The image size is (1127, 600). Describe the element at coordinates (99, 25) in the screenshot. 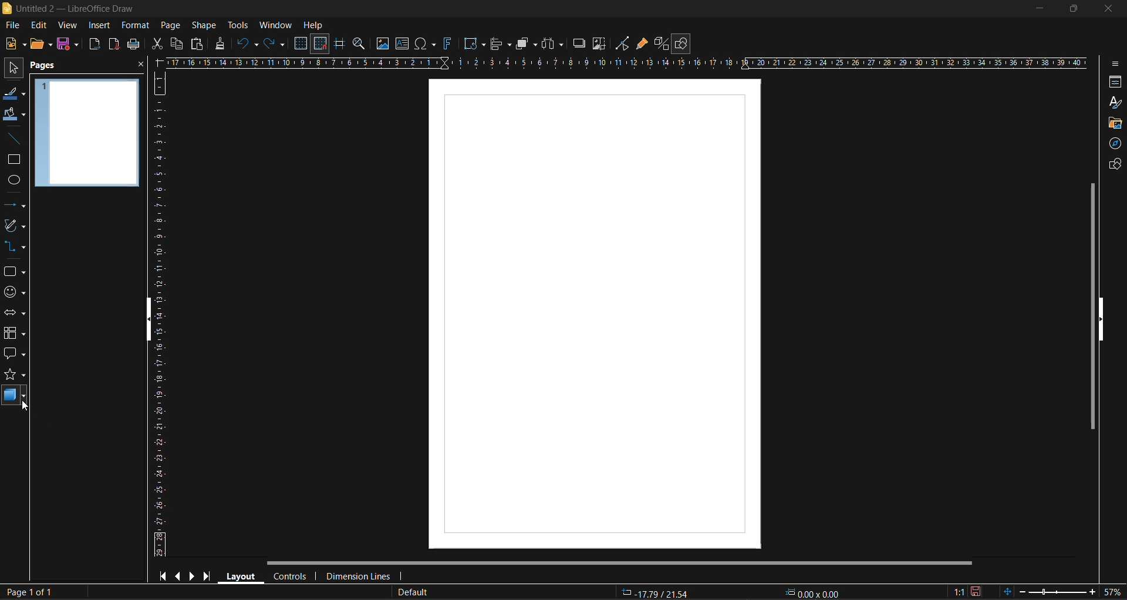

I see `insert` at that location.